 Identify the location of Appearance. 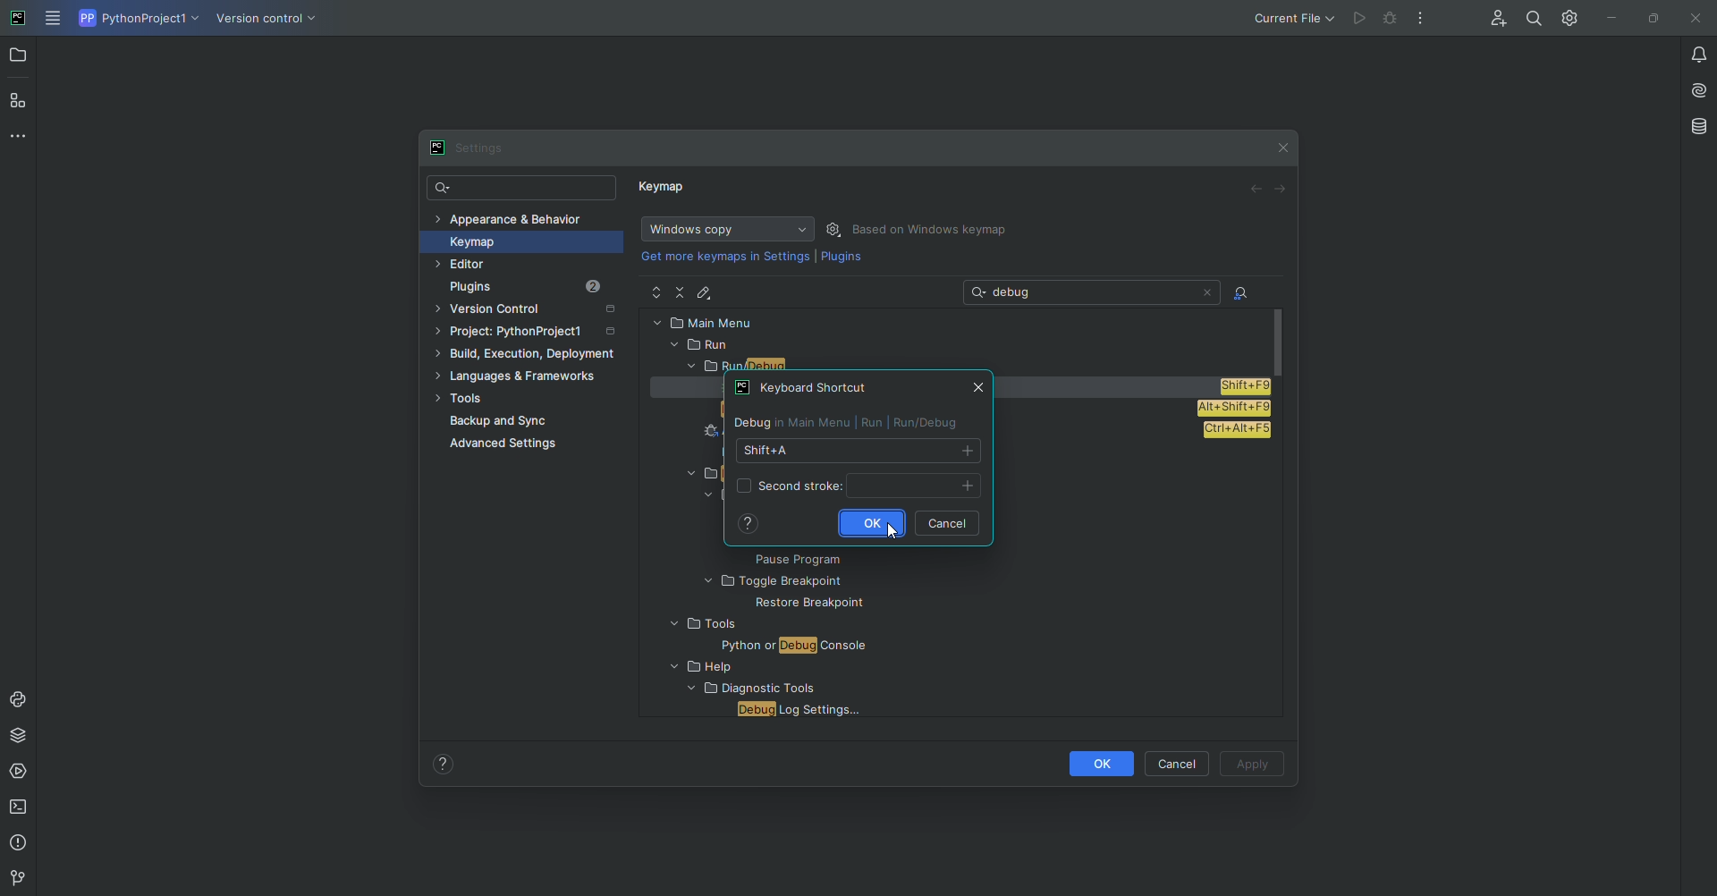
(510, 217).